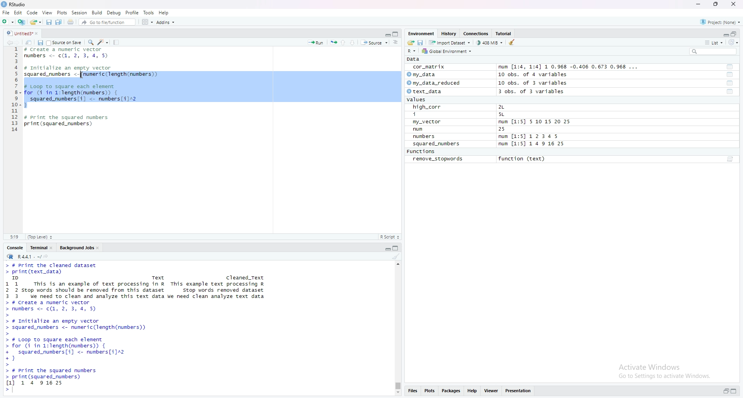 The image size is (743, 398). Describe the element at coordinates (422, 75) in the screenshot. I see `© my_data` at that location.